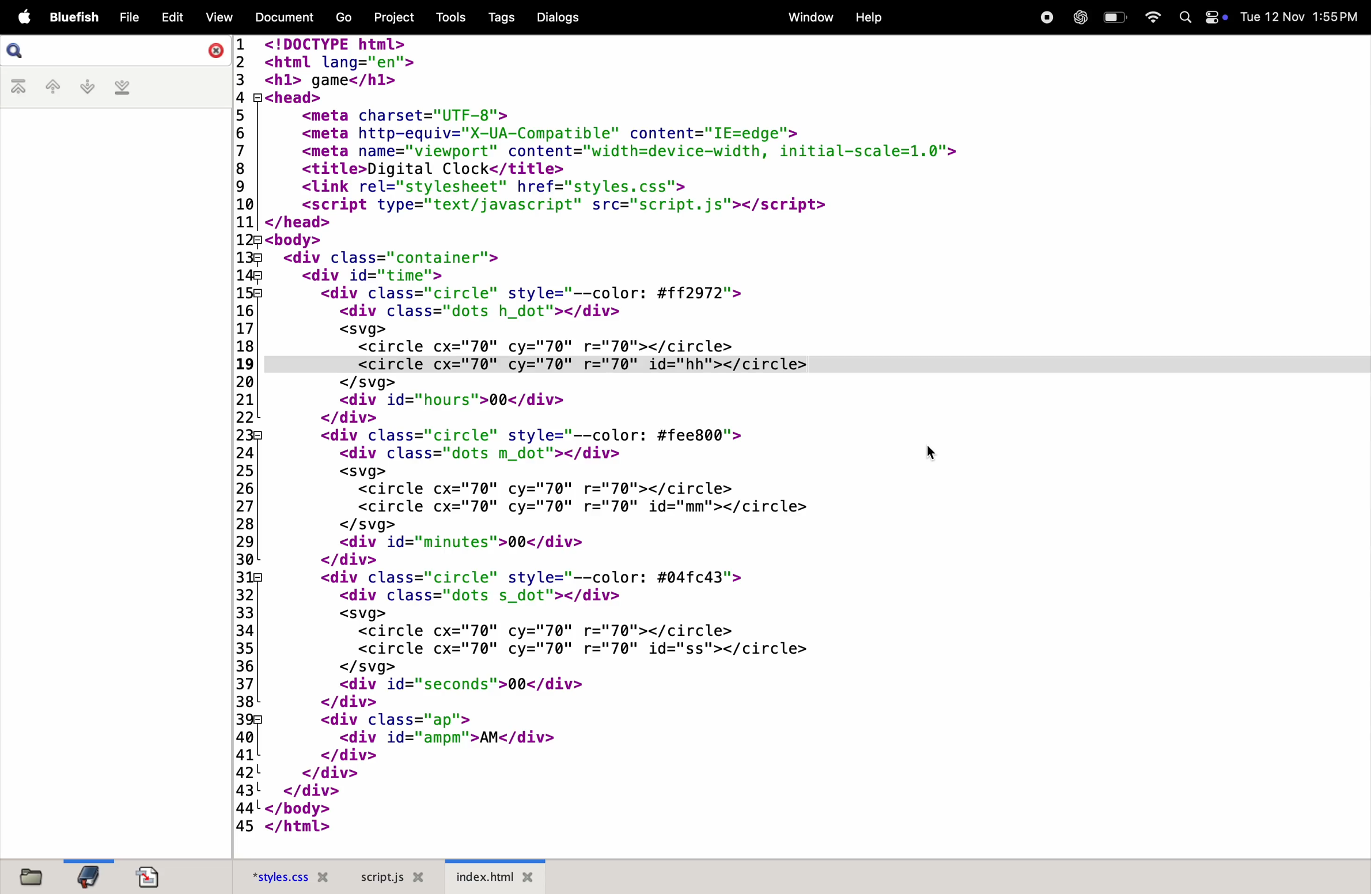 The height and width of the screenshot is (894, 1371). What do you see at coordinates (154, 874) in the screenshot?
I see `open document` at bounding box center [154, 874].